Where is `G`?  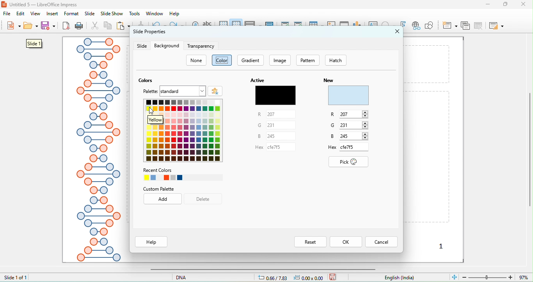
G is located at coordinates (271, 125).